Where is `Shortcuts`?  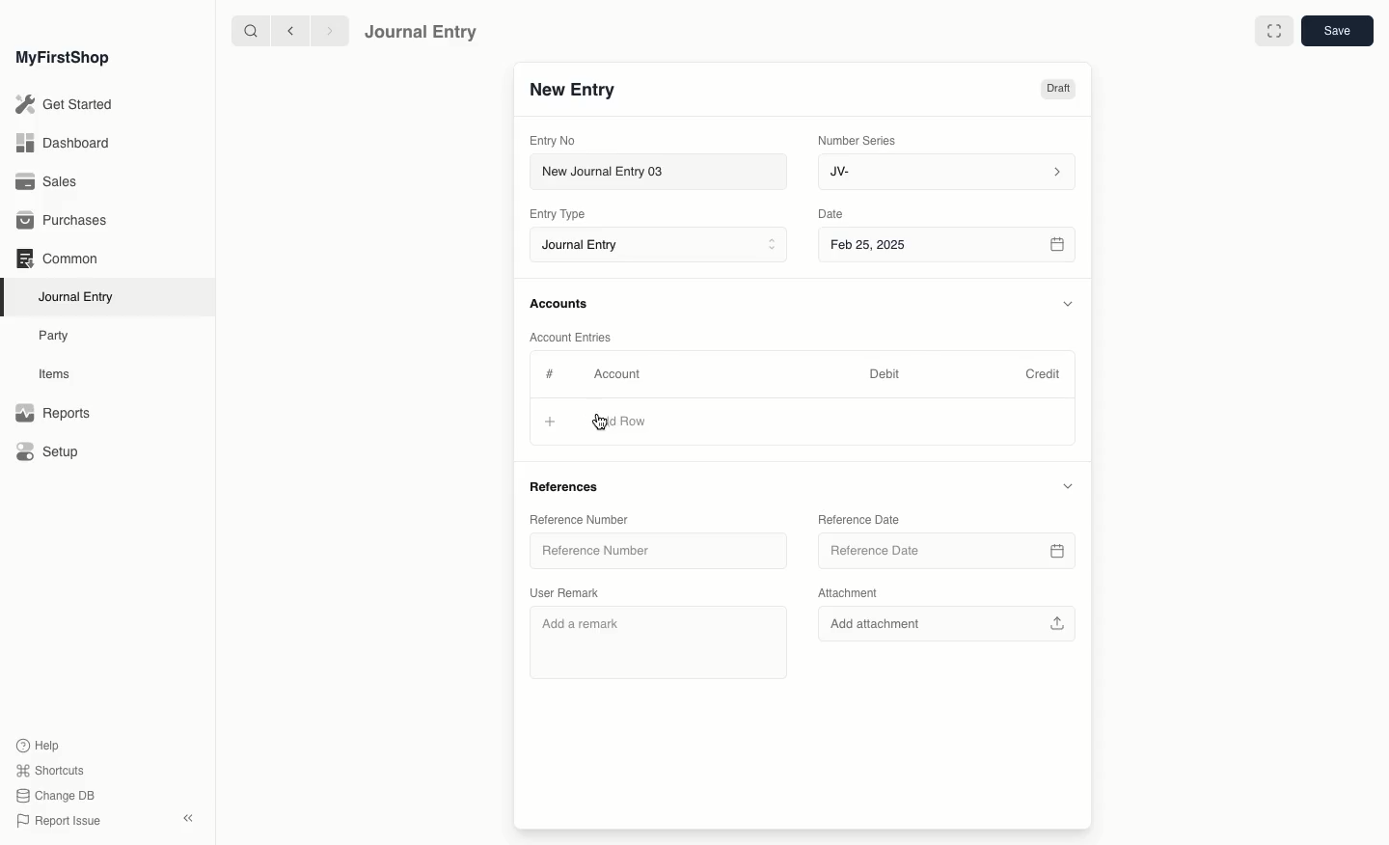 Shortcuts is located at coordinates (47, 769).